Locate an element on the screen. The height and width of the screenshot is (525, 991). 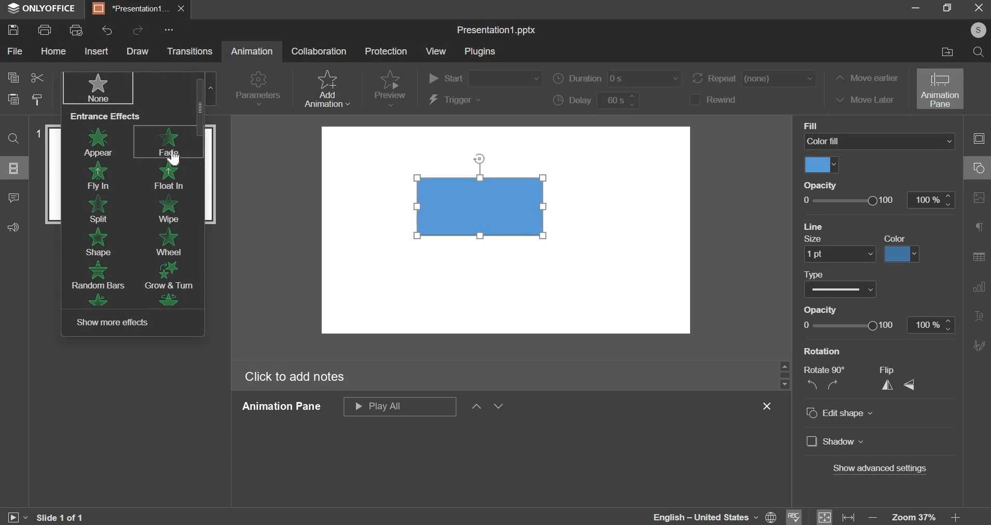
zoom out is located at coordinates (872, 517).